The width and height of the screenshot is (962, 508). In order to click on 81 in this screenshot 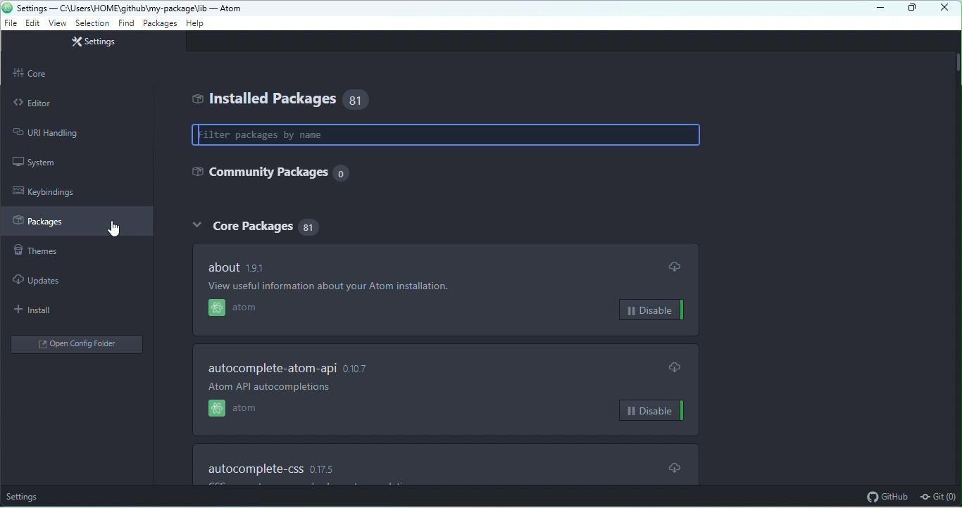, I will do `click(311, 226)`.